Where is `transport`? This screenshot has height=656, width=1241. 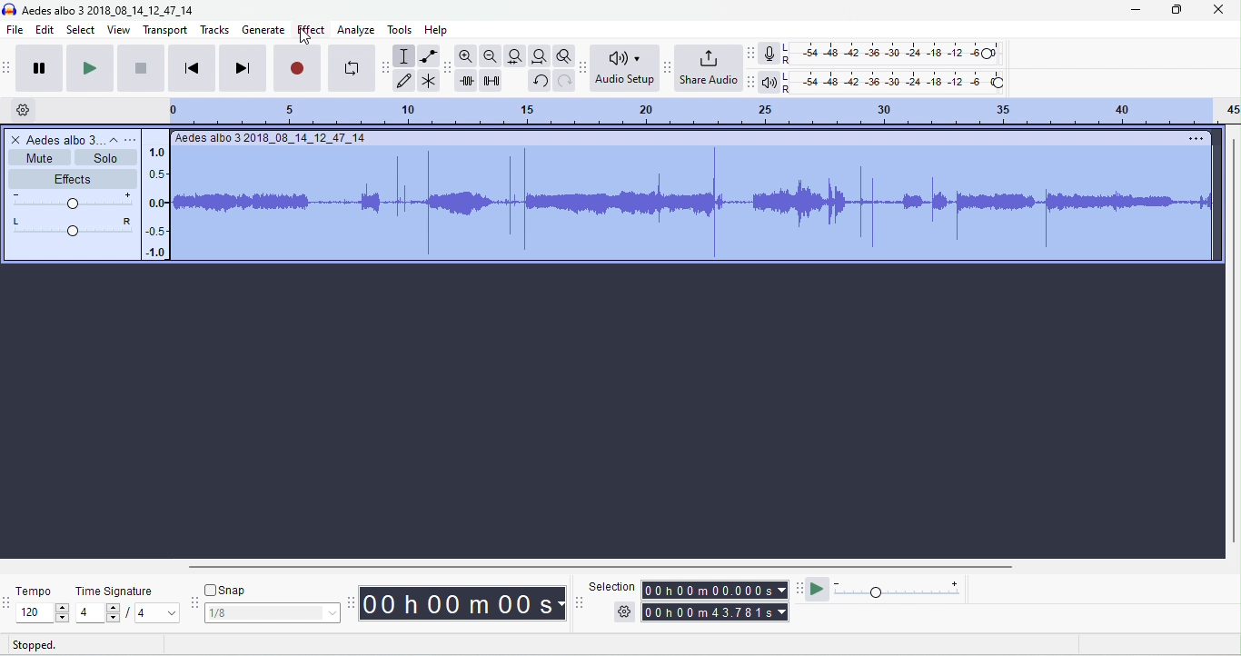 transport is located at coordinates (164, 30).